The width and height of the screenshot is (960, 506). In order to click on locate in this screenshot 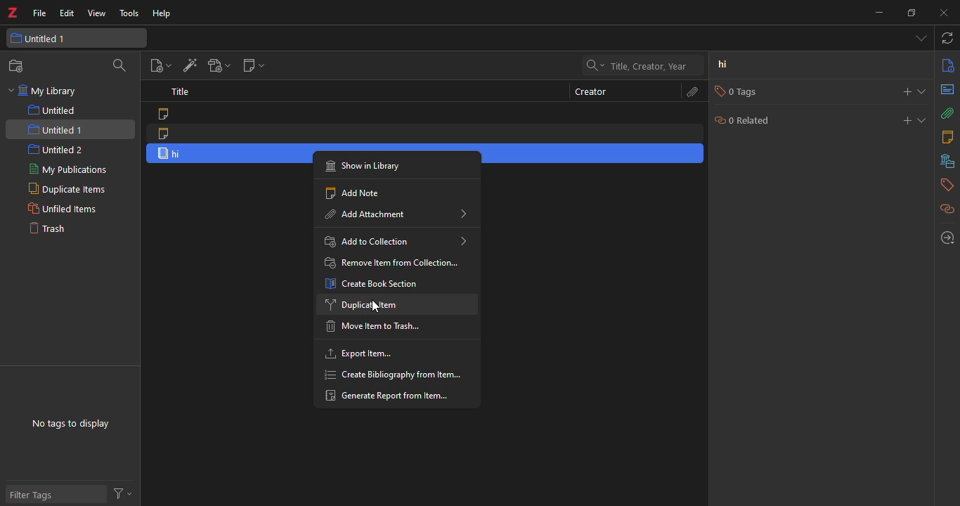, I will do `click(944, 237)`.